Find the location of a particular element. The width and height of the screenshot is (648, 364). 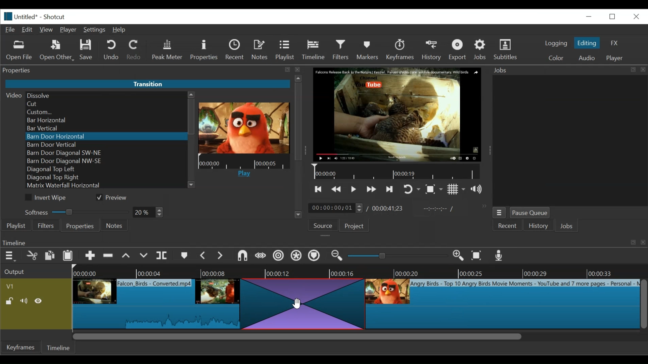

Open Other is located at coordinates (57, 51).